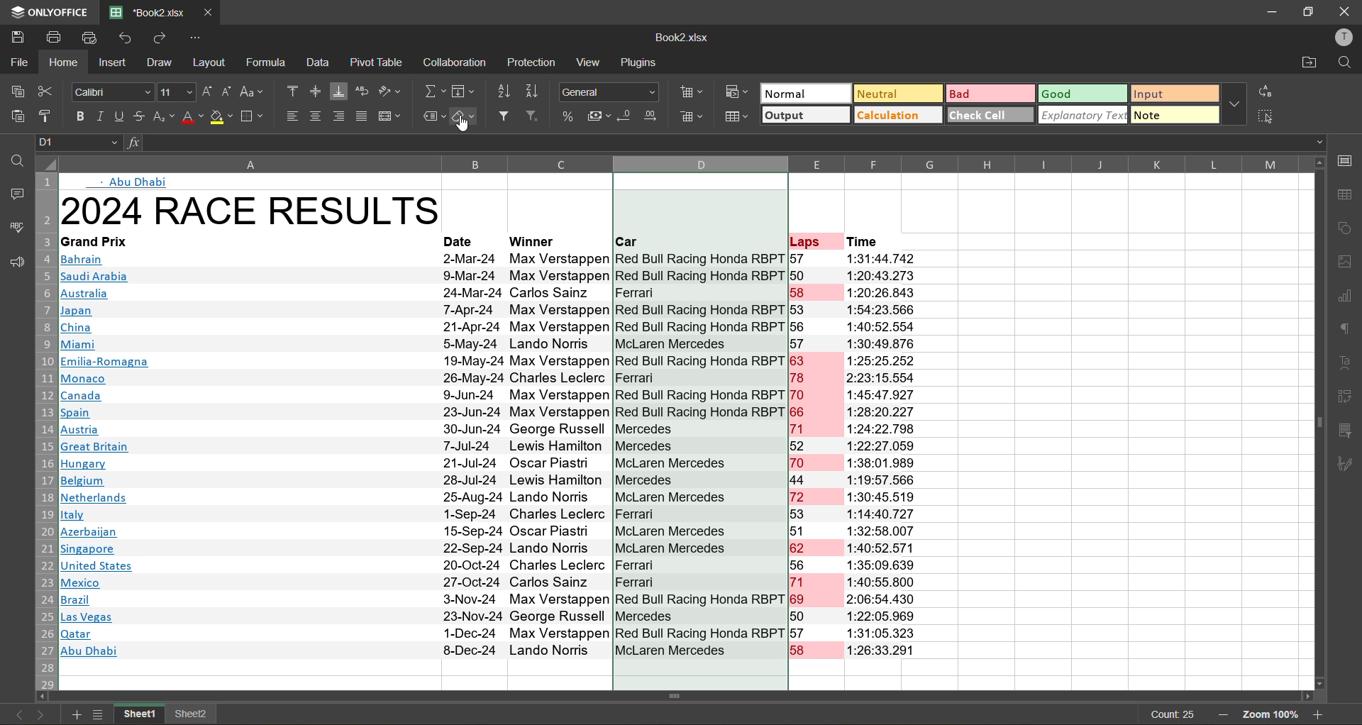  I want to click on close, so click(1344, 13).